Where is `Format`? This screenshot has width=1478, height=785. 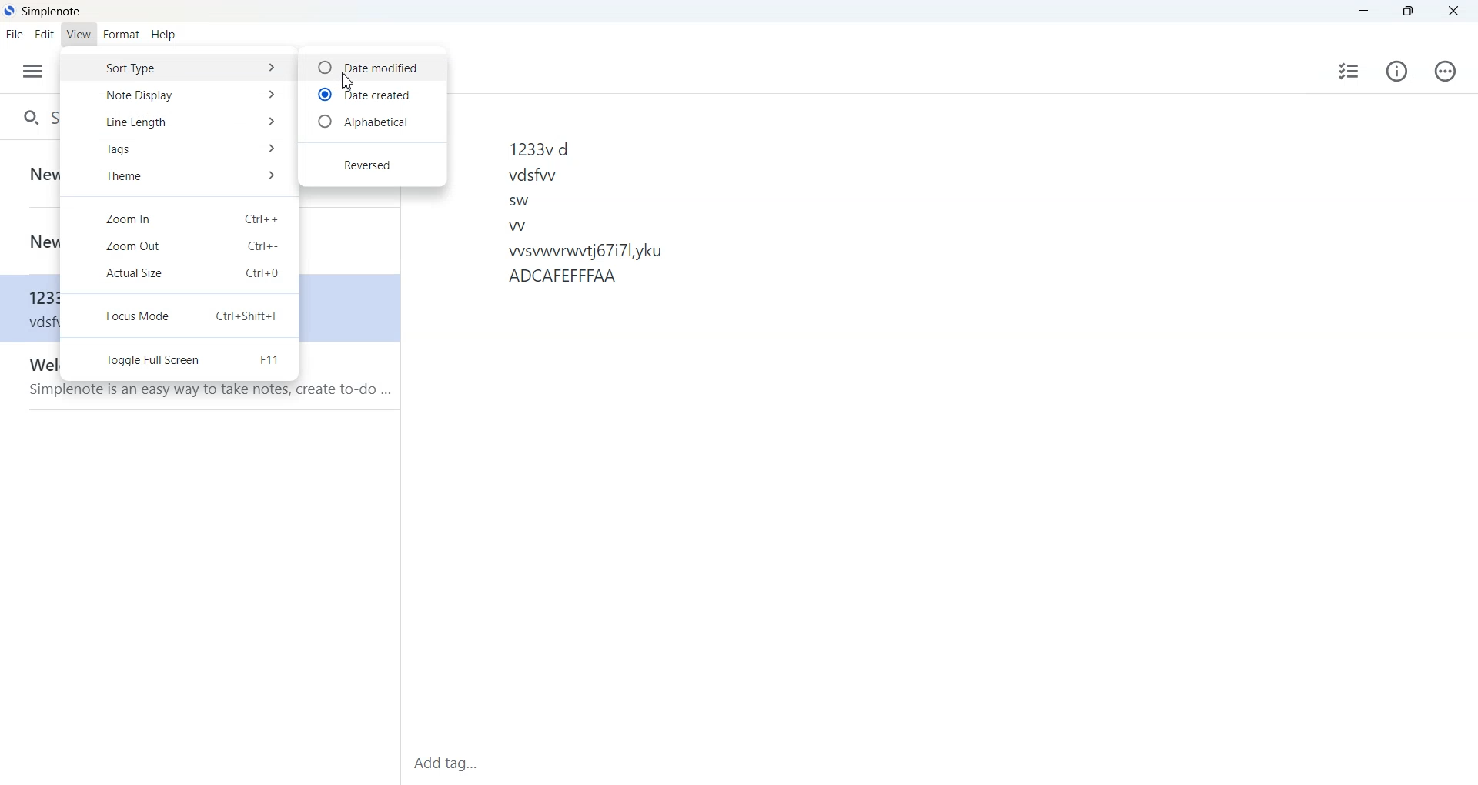
Format is located at coordinates (121, 35).